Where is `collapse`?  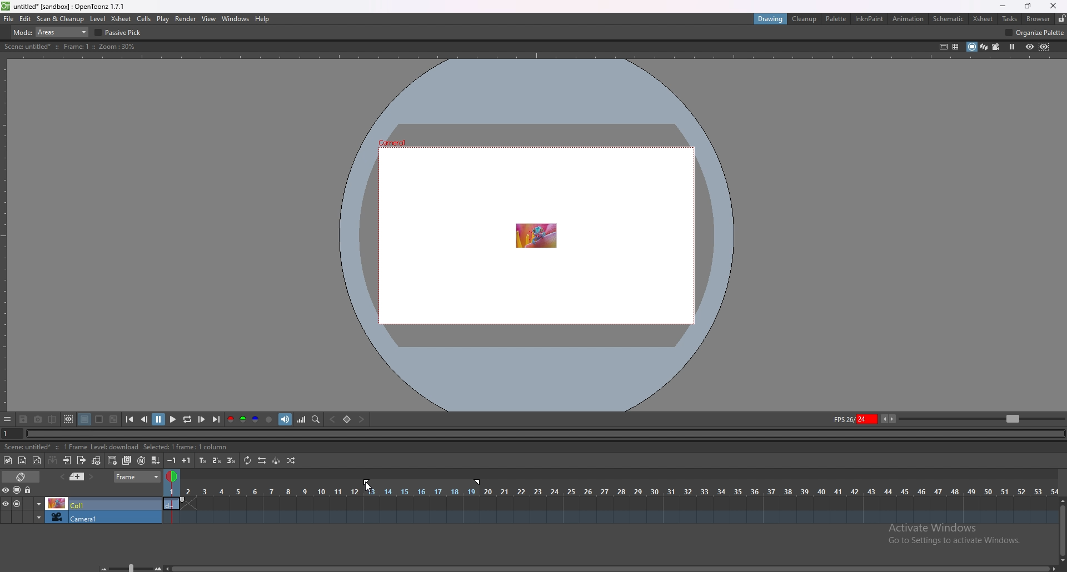
collapse is located at coordinates (53, 460).